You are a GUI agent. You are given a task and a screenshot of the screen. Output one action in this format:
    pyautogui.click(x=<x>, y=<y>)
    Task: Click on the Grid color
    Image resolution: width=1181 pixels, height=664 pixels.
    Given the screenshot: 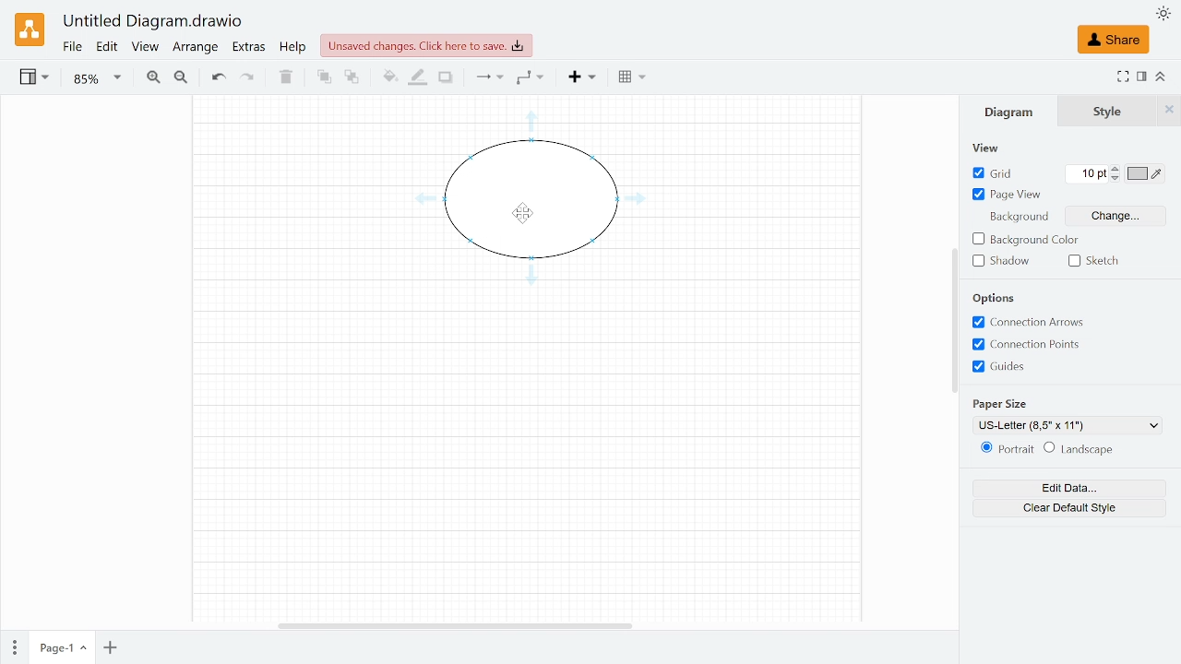 What is the action you would take?
    pyautogui.click(x=1144, y=174)
    